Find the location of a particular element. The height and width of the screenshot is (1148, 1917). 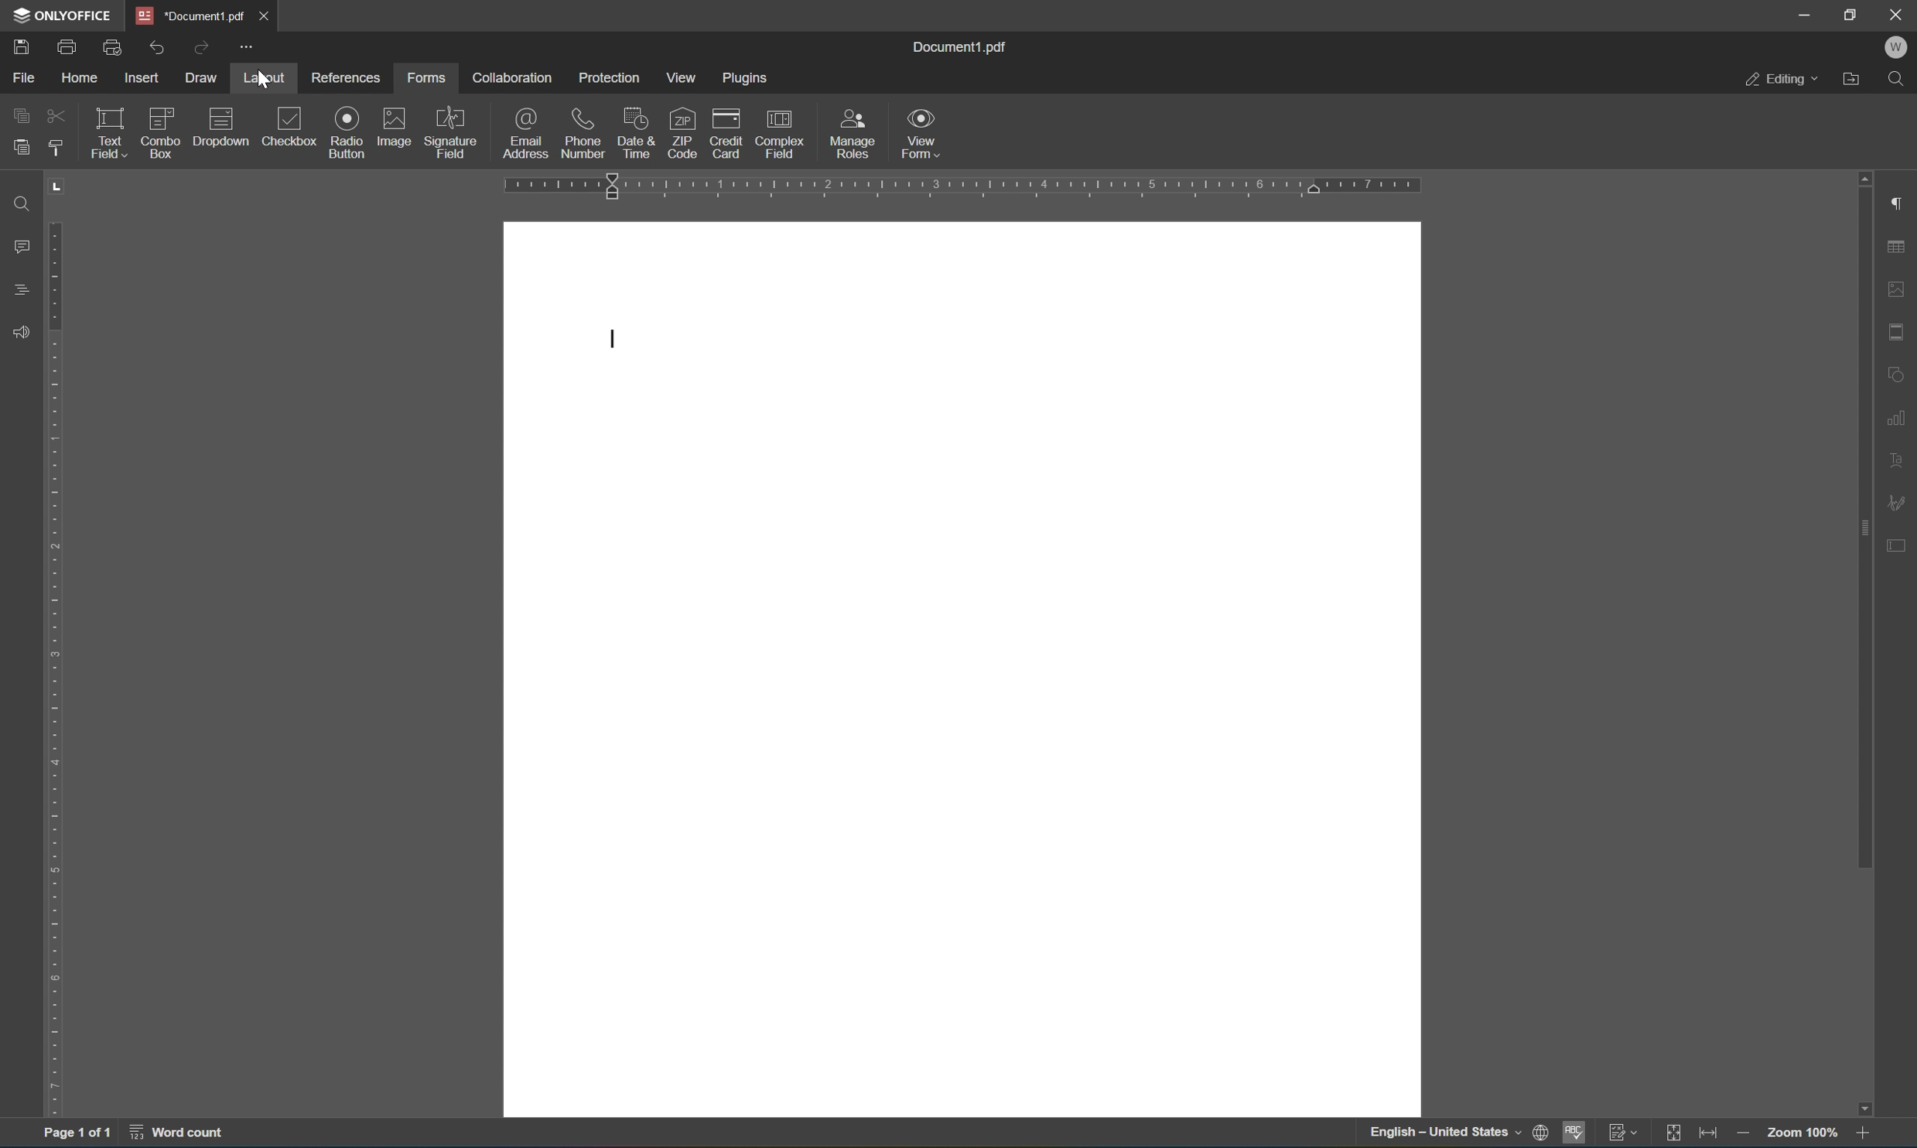

description is located at coordinates (220, 126).